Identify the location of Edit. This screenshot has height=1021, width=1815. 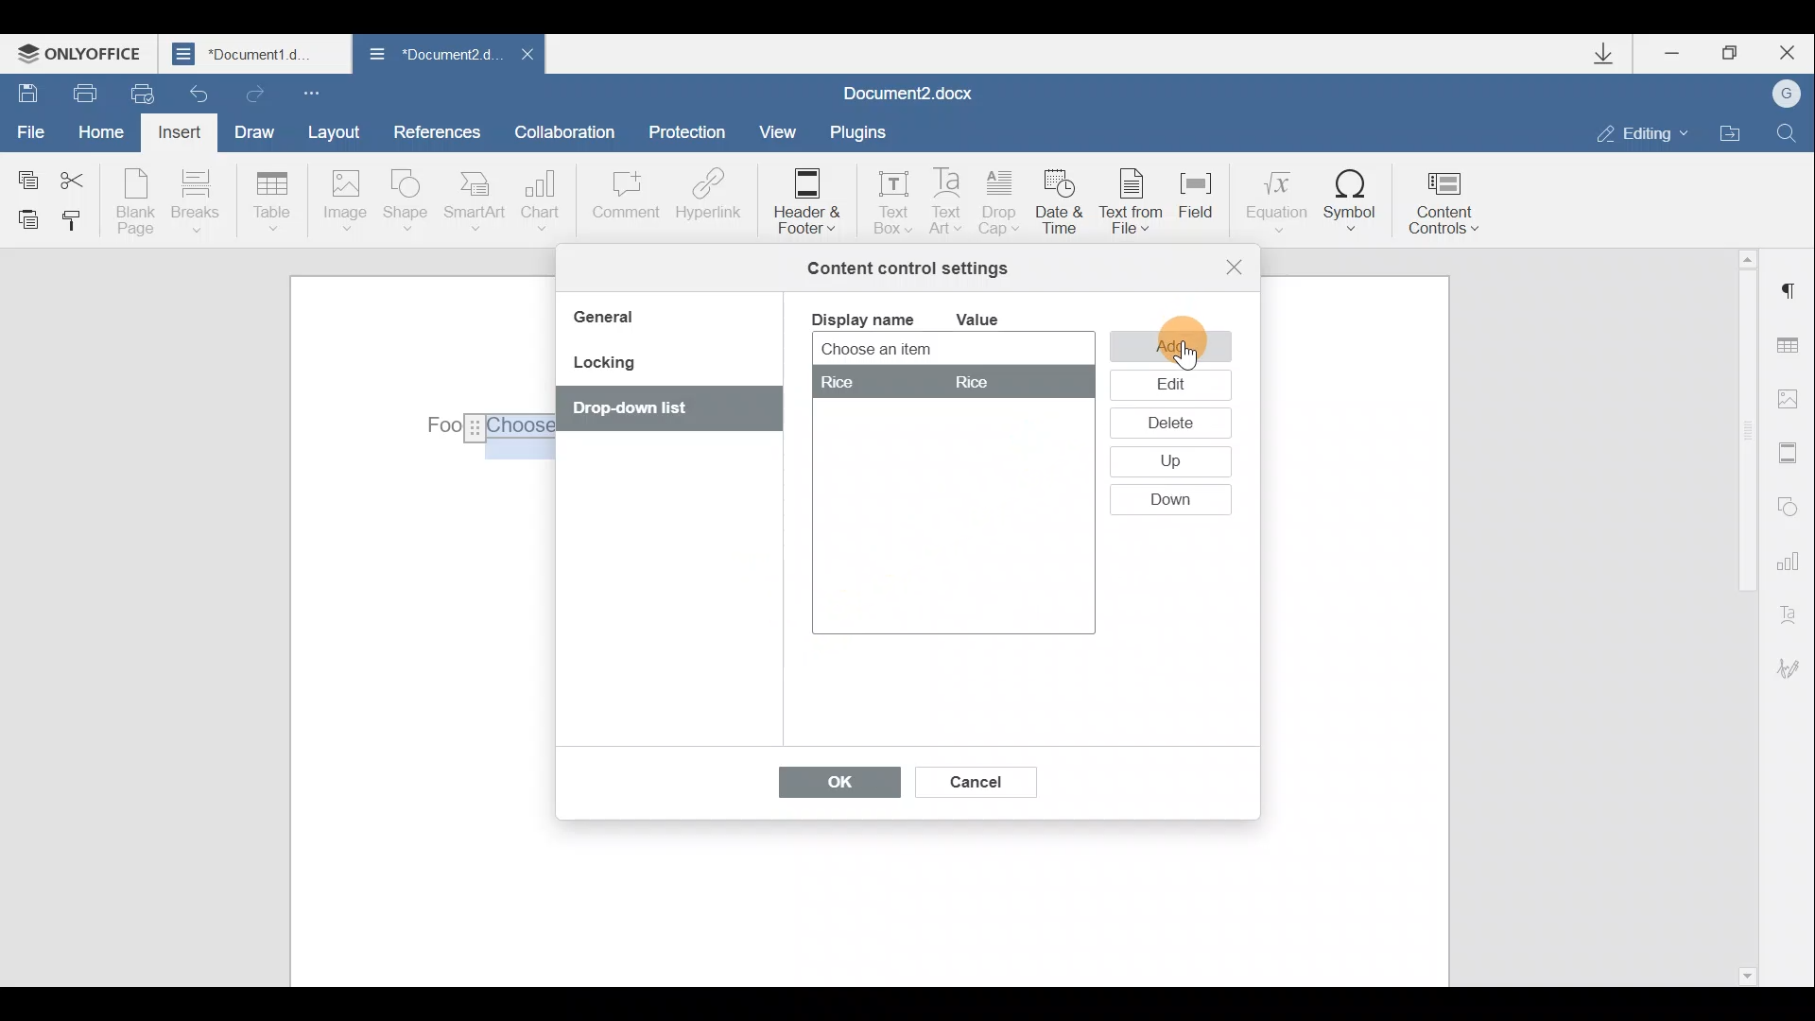
(1169, 386).